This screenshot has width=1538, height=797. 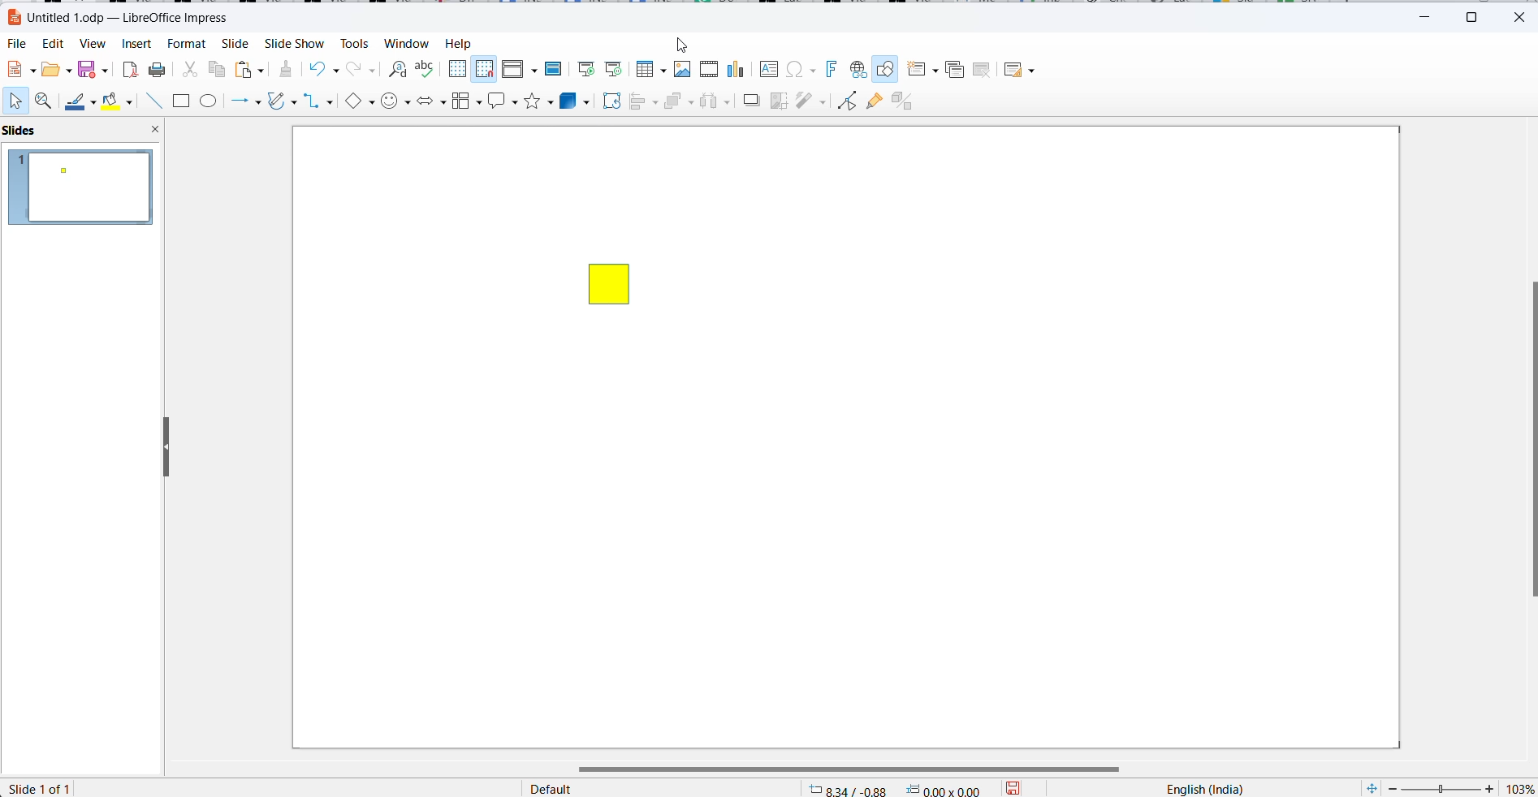 What do you see at coordinates (873, 102) in the screenshot?
I see `show glue point function` at bounding box center [873, 102].